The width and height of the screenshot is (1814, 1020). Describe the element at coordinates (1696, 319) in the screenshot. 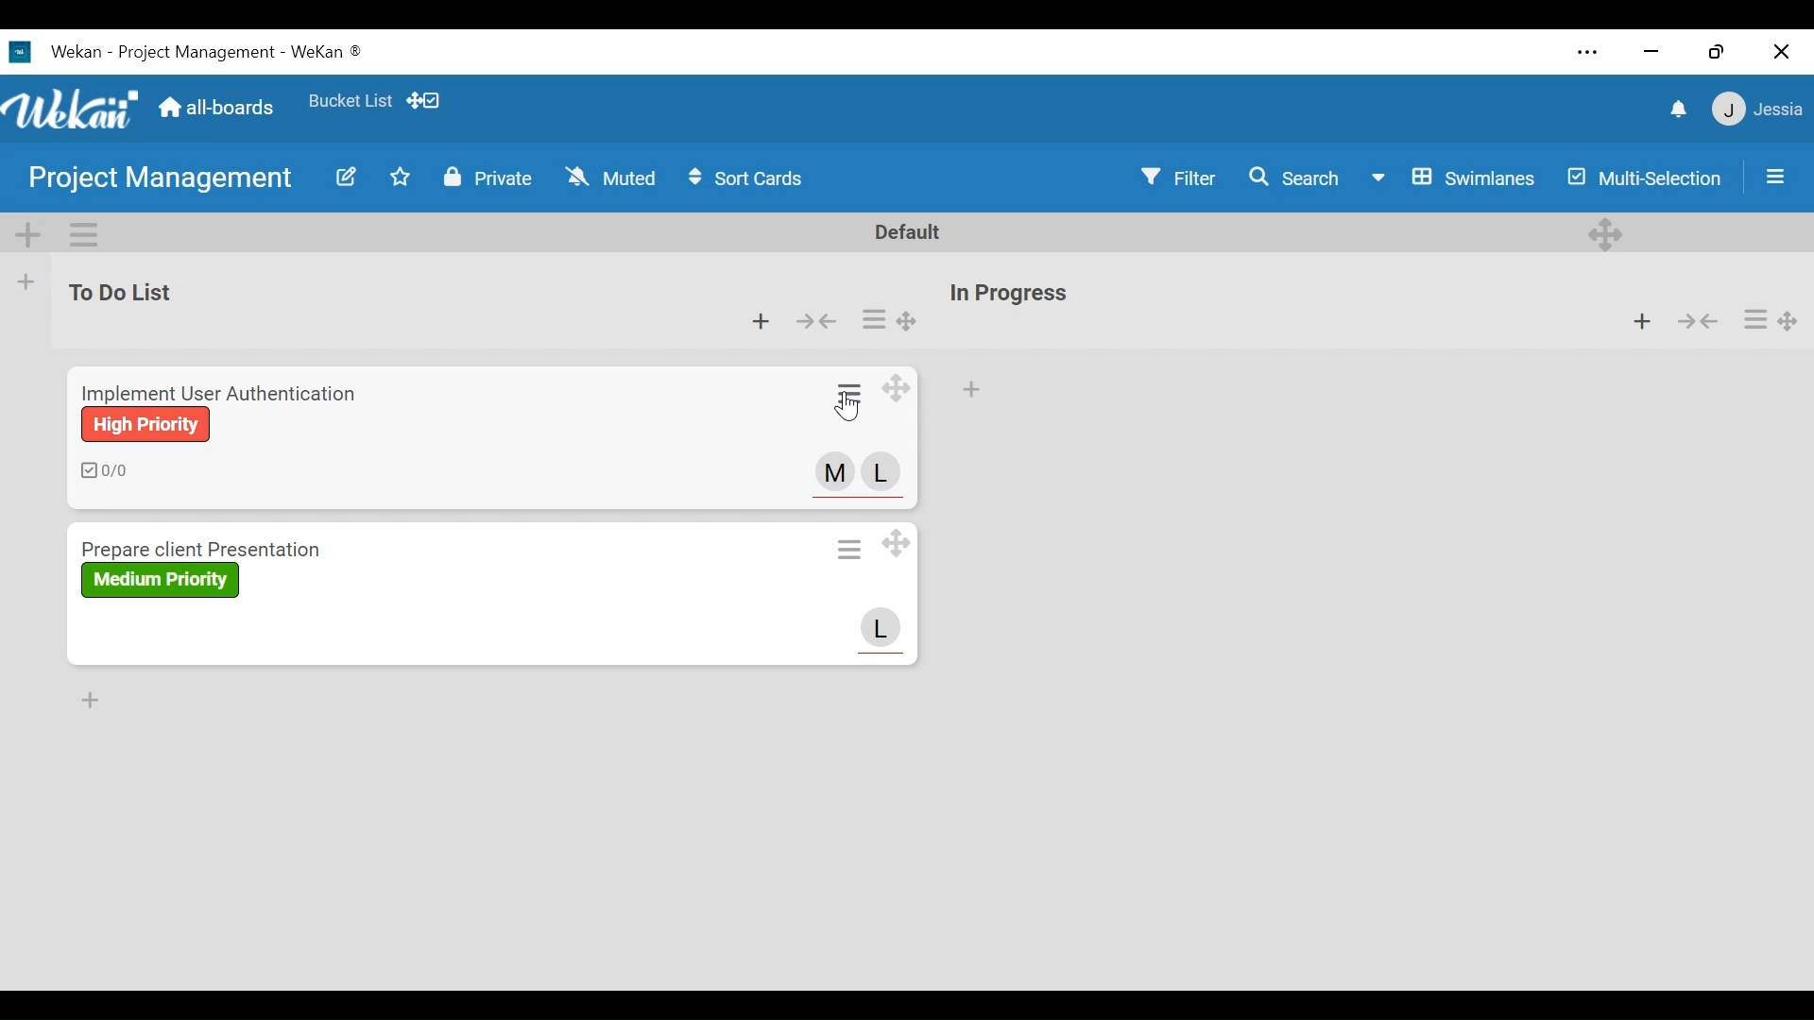

I see `Collapse` at that location.